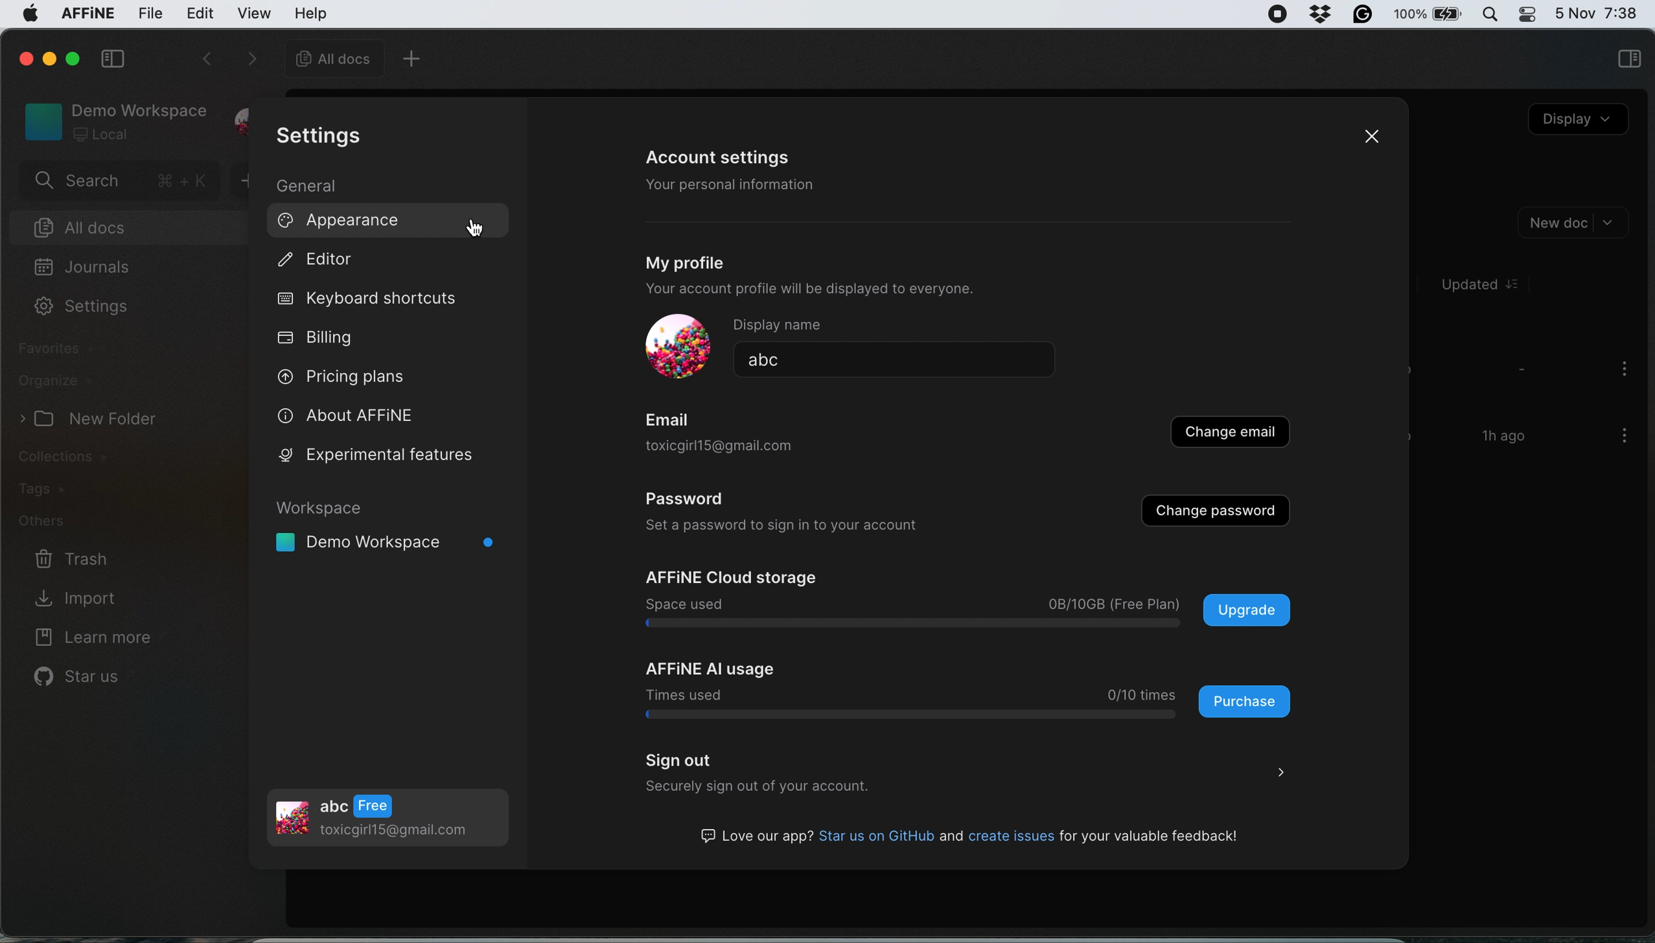 The image size is (1655, 943). I want to click on pricing plans, so click(362, 378).